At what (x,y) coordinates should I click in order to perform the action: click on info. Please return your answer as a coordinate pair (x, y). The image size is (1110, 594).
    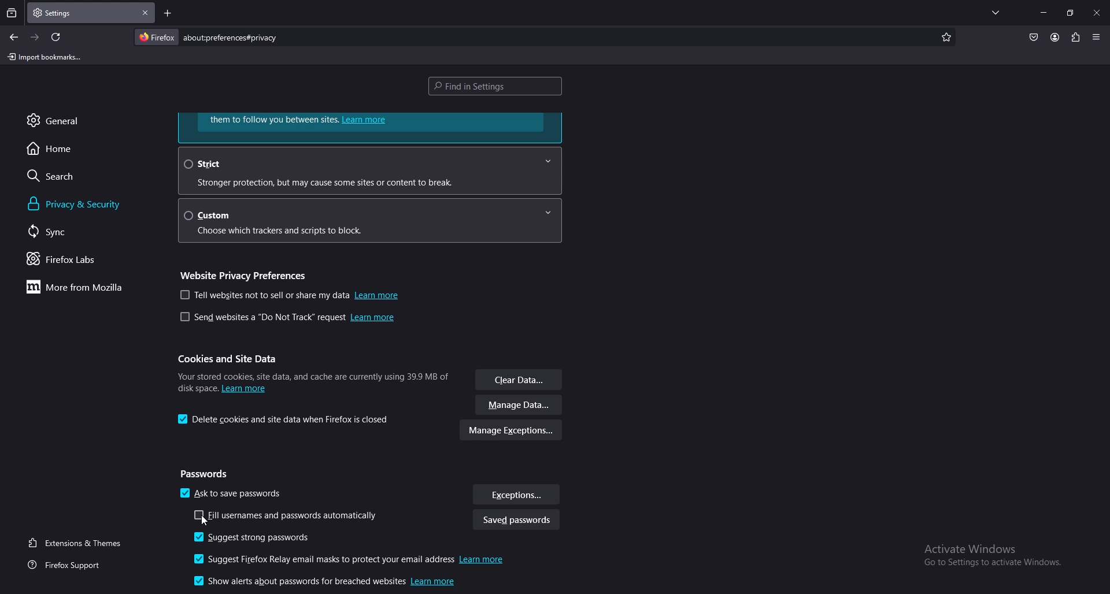
    Looking at the image, I should click on (312, 380).